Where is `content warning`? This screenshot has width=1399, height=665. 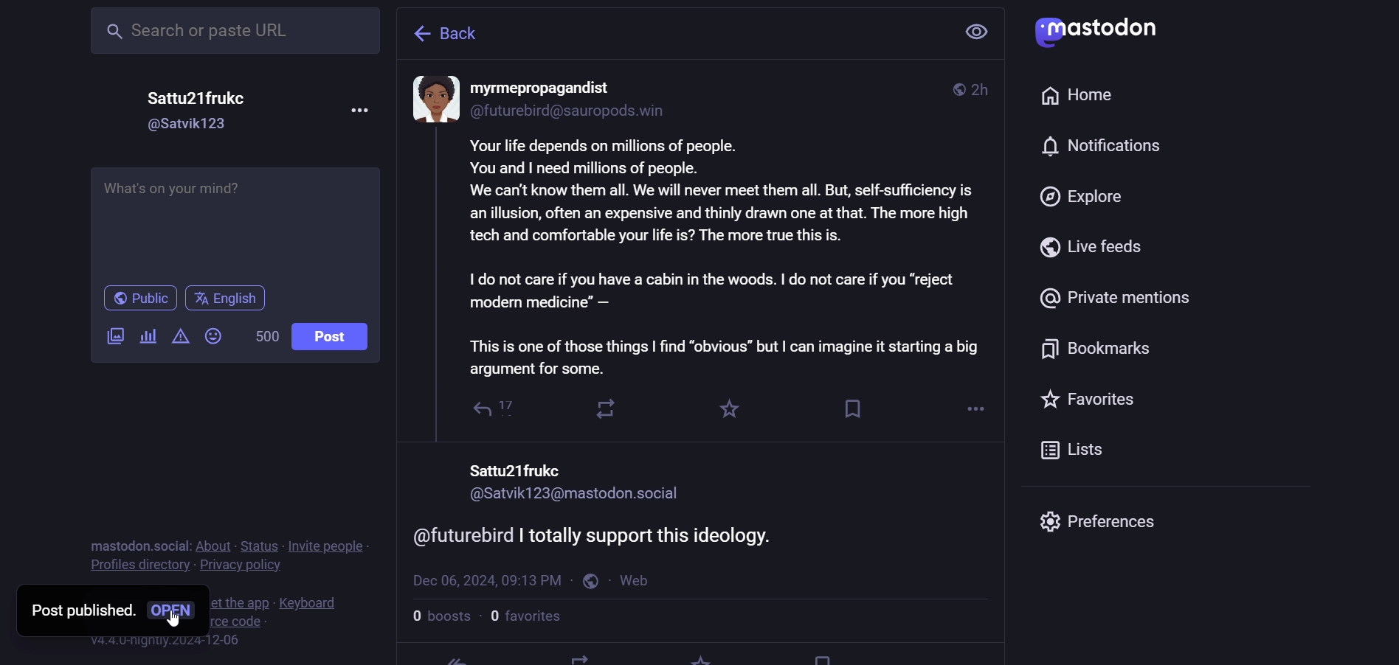
content warning is located at coordinates (179, 338).